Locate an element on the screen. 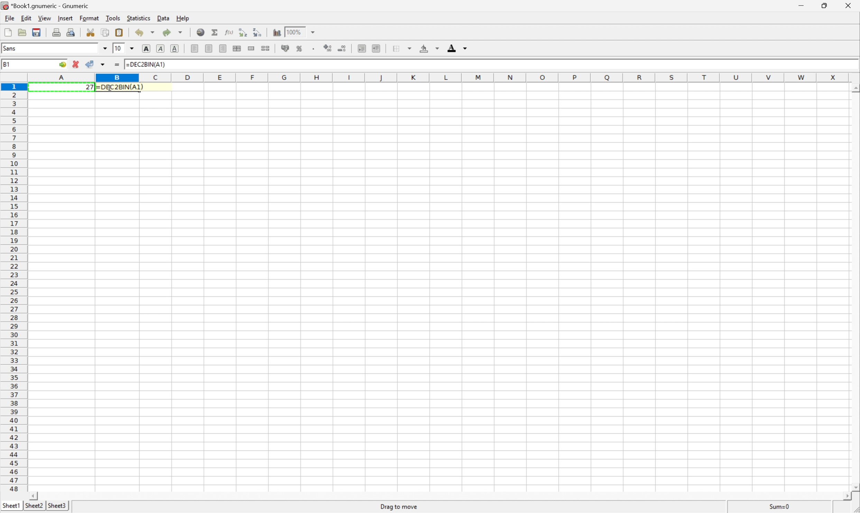  Create a new workbook is located at coordinates (8, 31).